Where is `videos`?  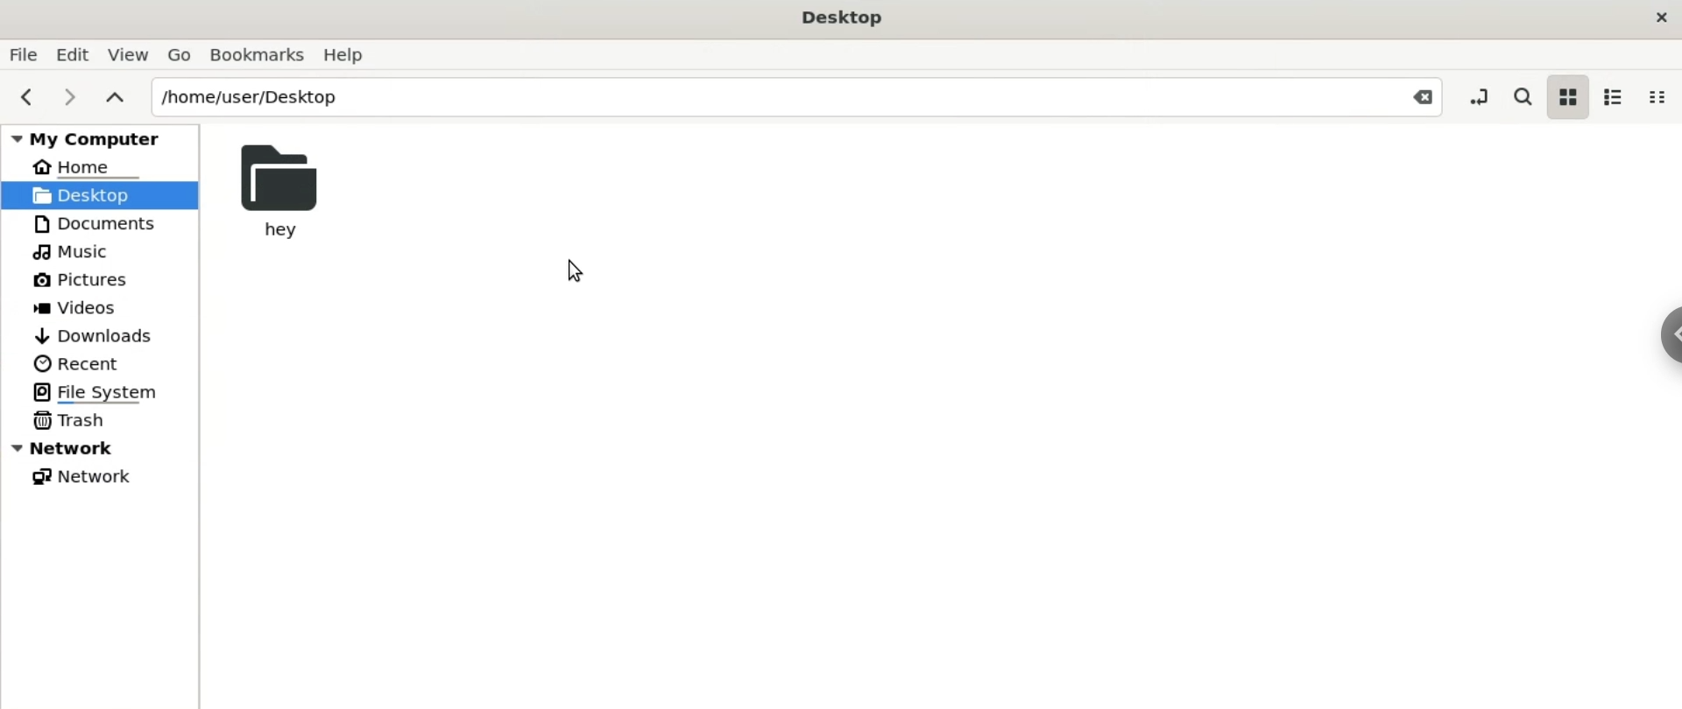 videos is located at coordinates (88, 307).